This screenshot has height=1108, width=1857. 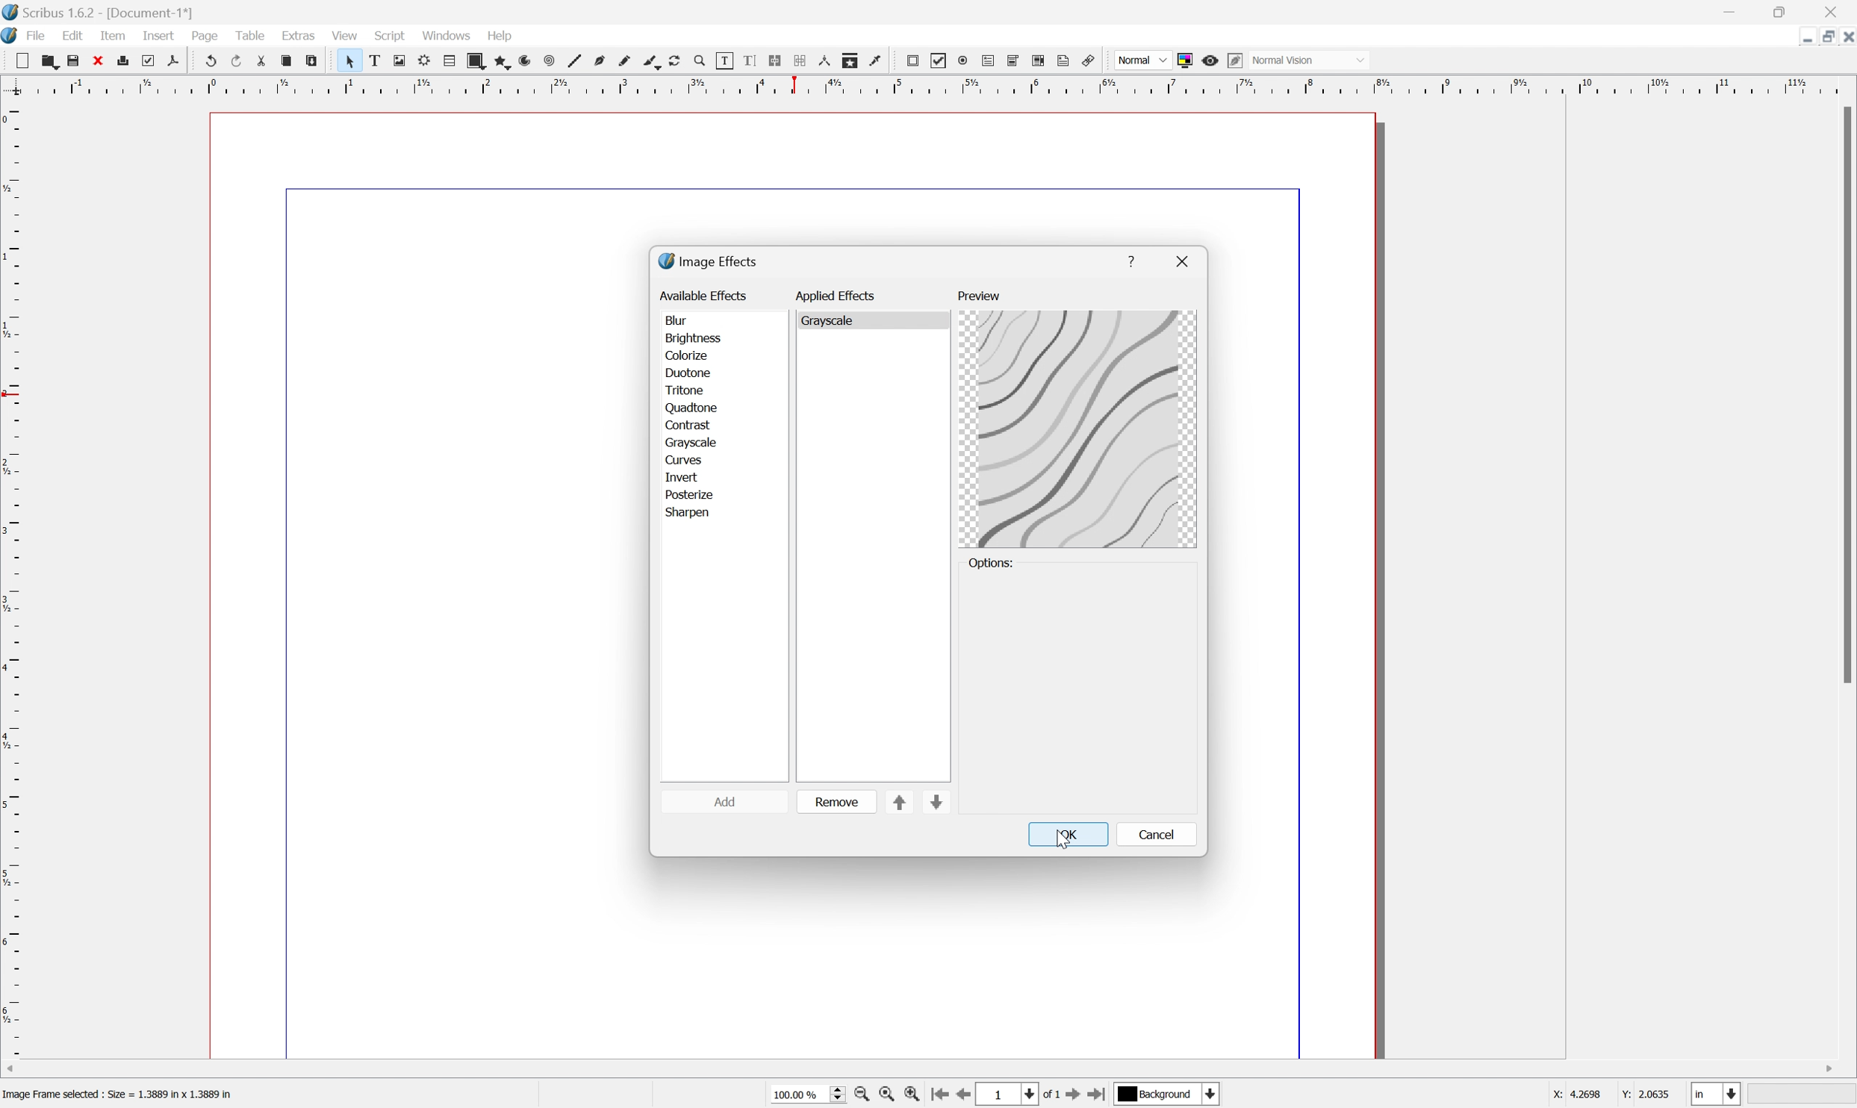 I want to click on Eye dropper, so click(x=880, y=61).